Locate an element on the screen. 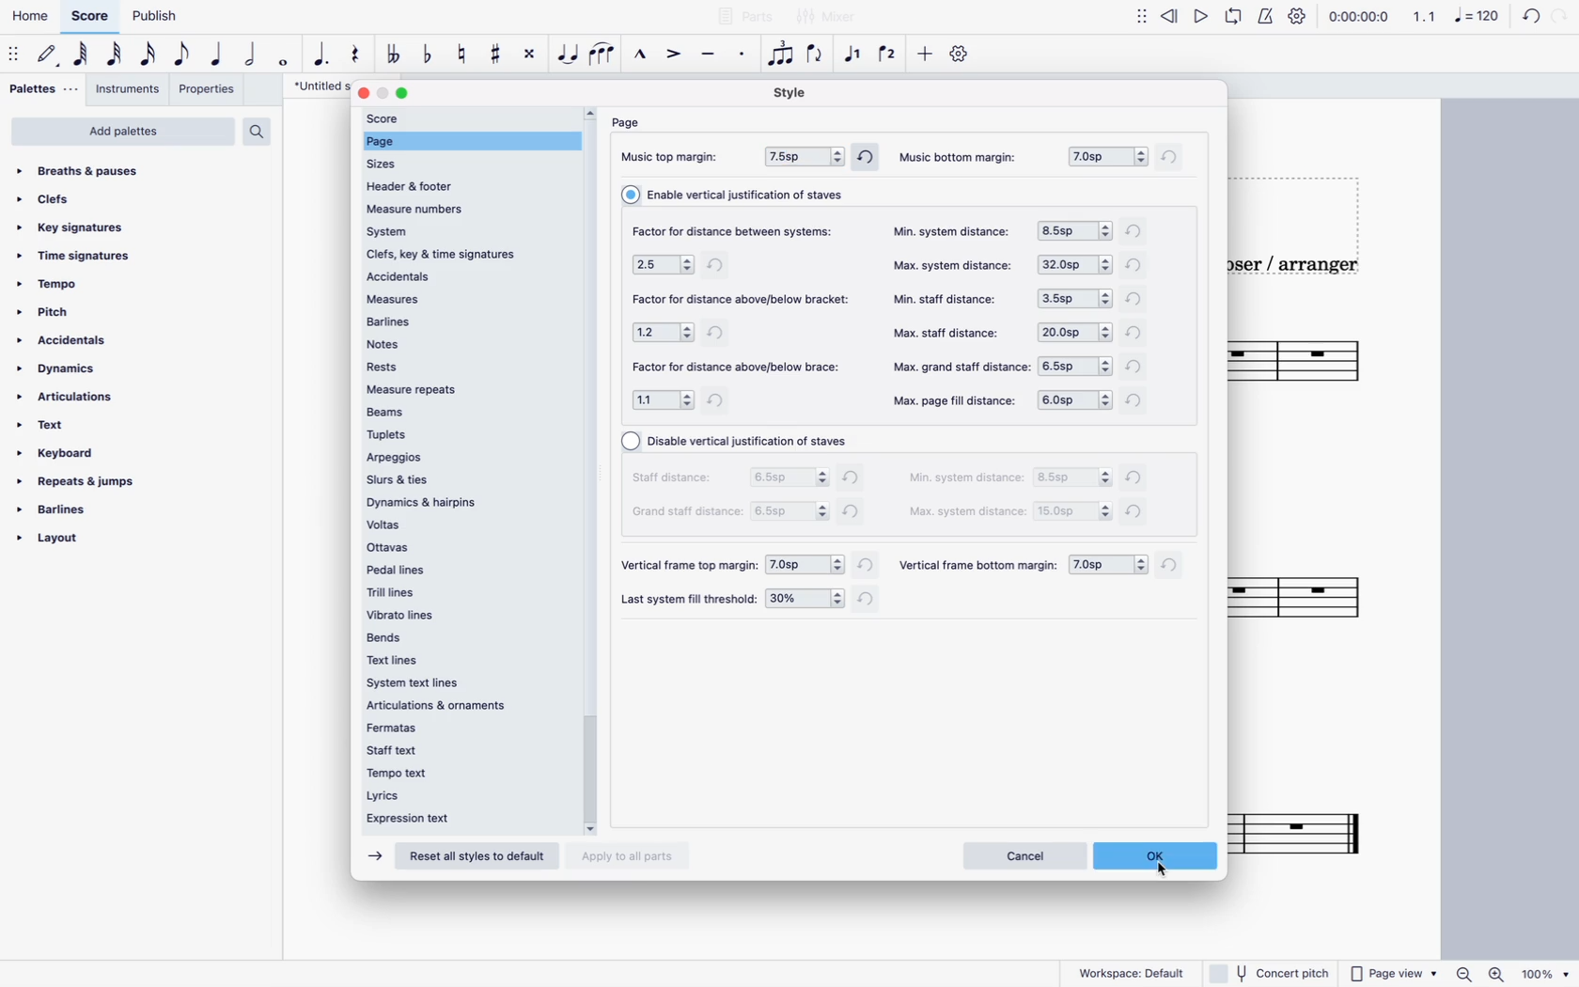 This screenshot has width=1579, height=987. voice 2 is located at coordinates (890, 55).